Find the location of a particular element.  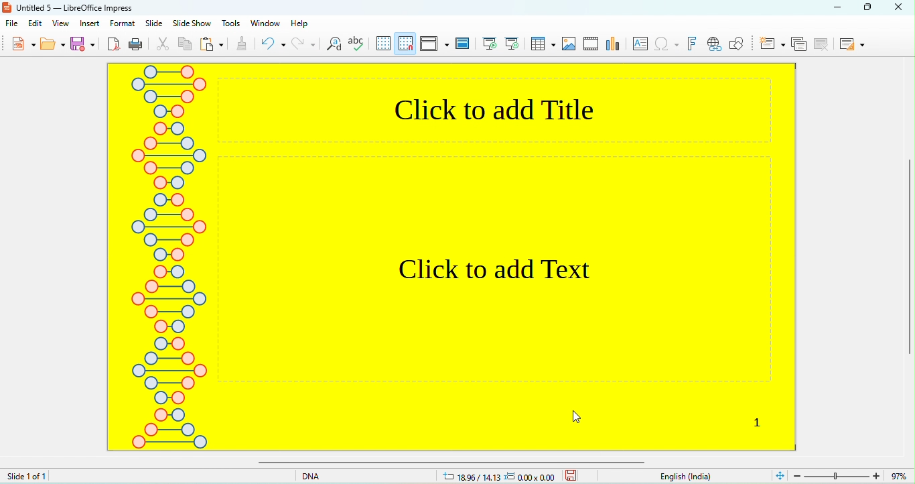

DNA is located at coordinates (330, 475).